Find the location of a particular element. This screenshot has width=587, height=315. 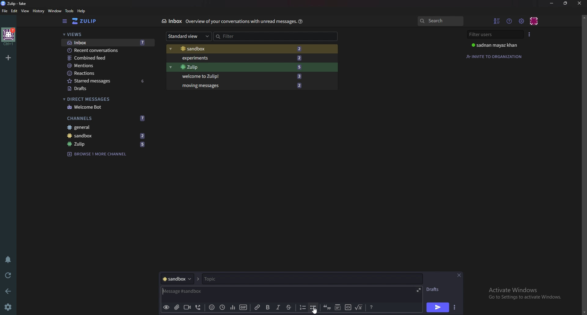

User is located at coordinates (498, 45).